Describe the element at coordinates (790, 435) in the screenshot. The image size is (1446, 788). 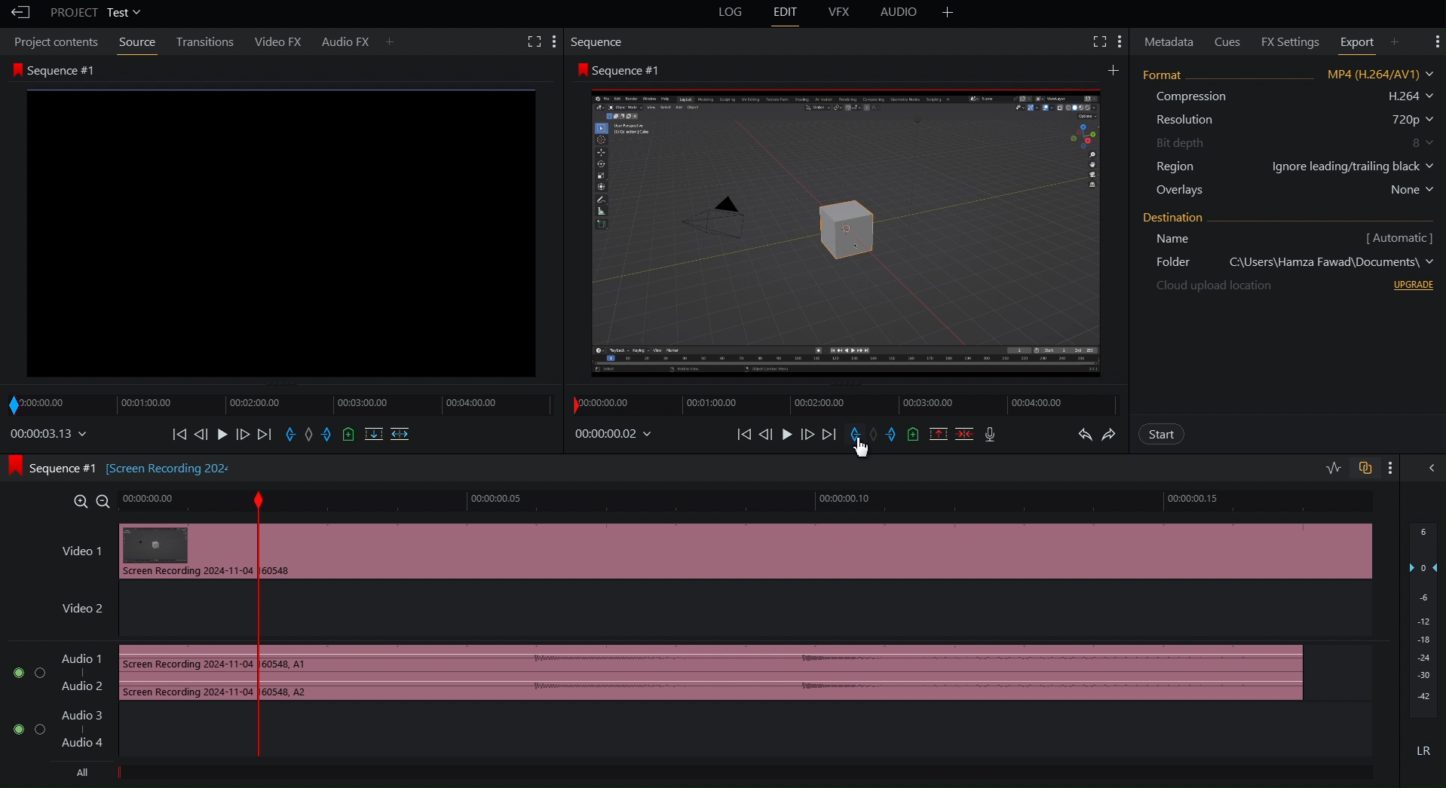
I see `Play` at that location.